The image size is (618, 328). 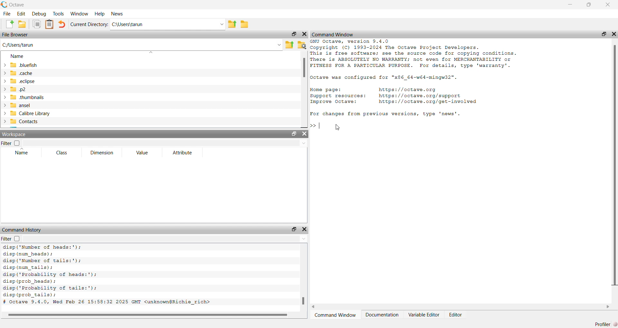 I want to click on Window, so click(x=80, y=14).